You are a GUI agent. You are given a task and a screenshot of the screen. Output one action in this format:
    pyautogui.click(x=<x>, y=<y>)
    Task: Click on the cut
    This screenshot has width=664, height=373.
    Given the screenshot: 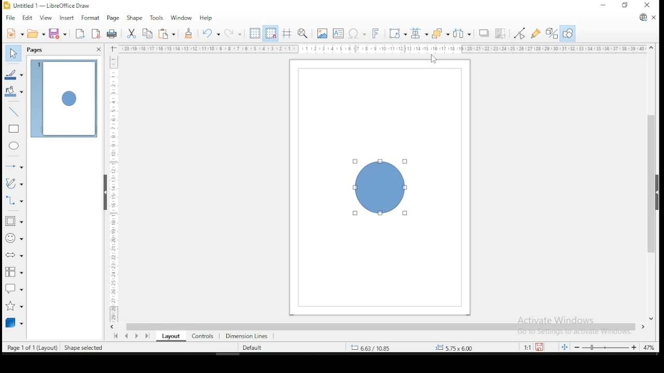 What is the action you would take?
    pyautogui.click(x=131, y=34)
    